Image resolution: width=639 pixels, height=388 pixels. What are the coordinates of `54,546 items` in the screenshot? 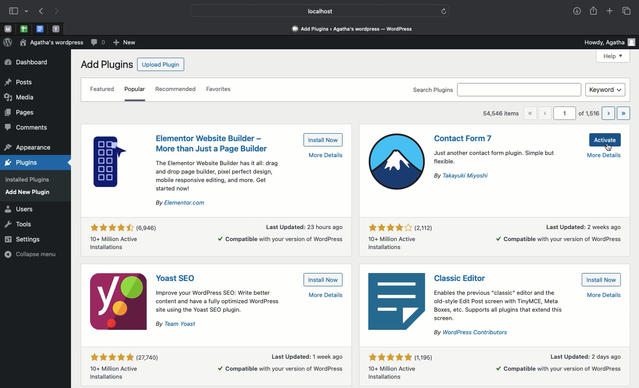 It's located at (502, 115).